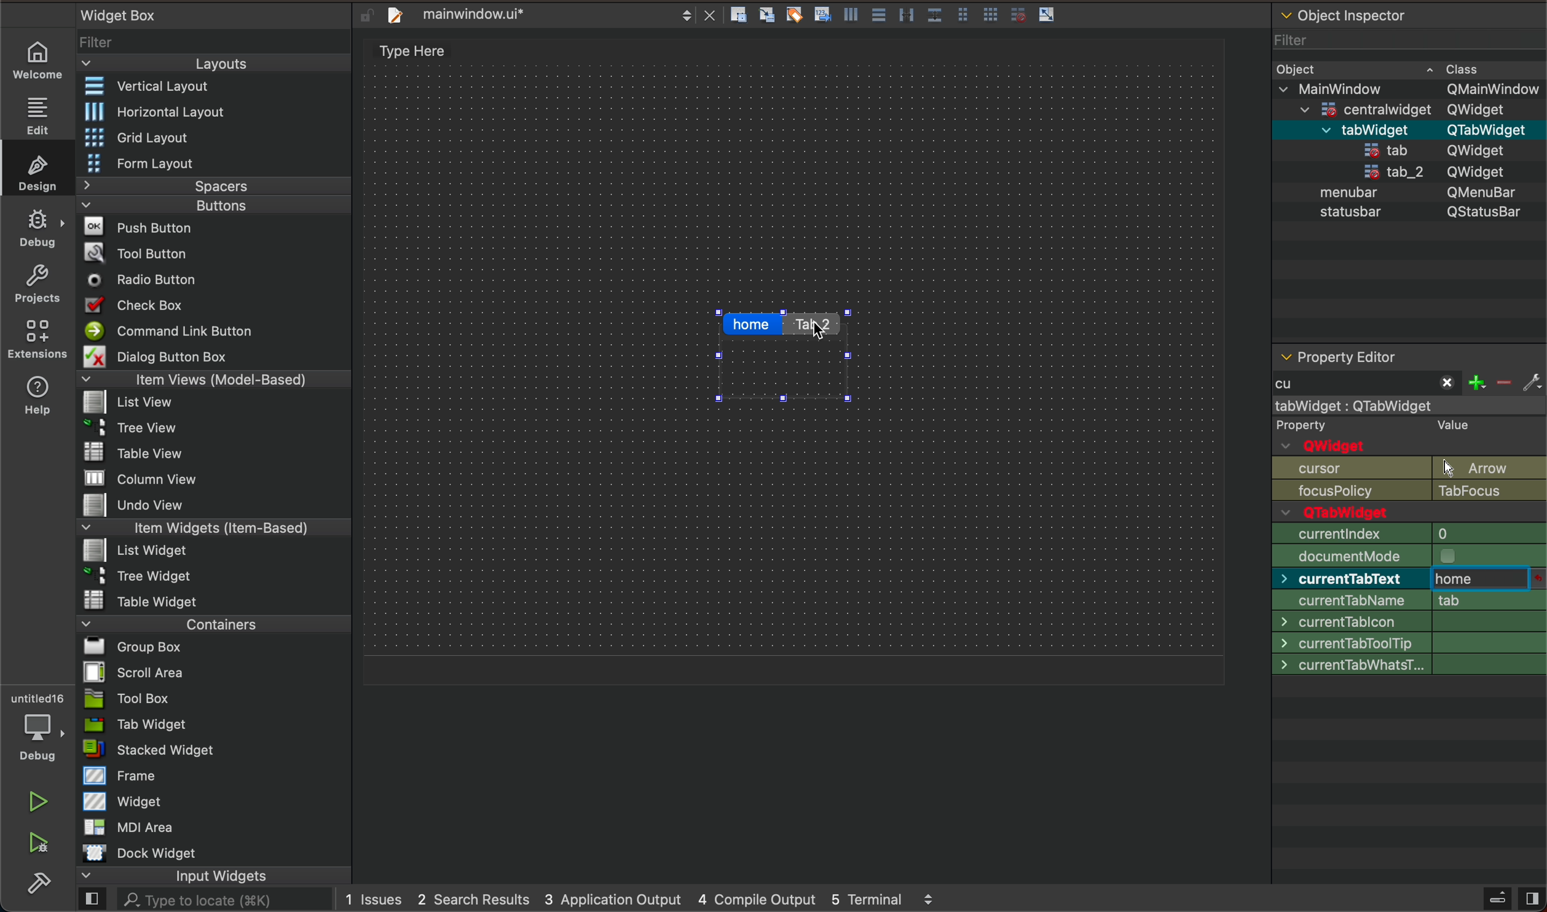 This screenshot has height=912, width=1547. Describe the element at coordinates (35, 61) in the screenshot. I see `welcome` at that location.